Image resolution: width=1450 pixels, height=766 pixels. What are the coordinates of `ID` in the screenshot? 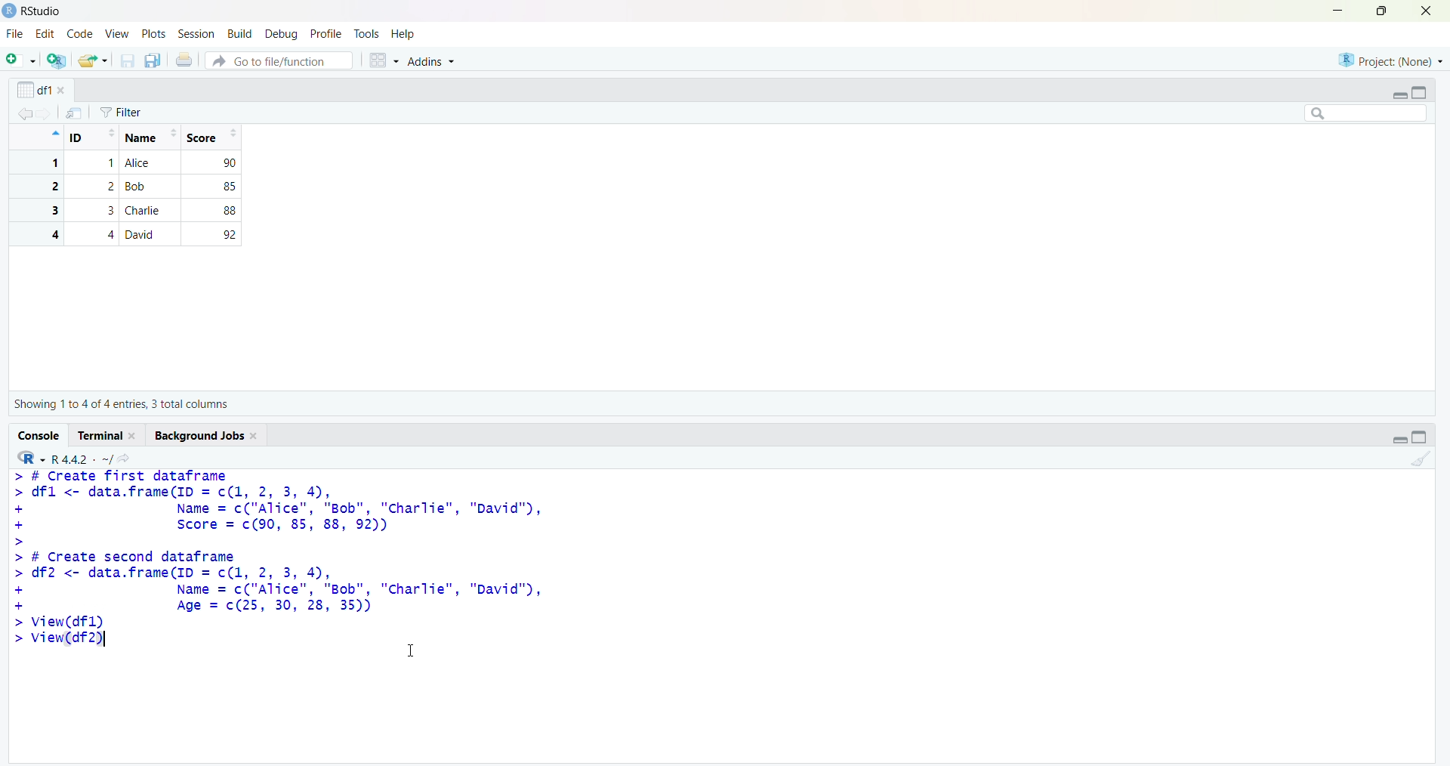 It's located at (93, 137).